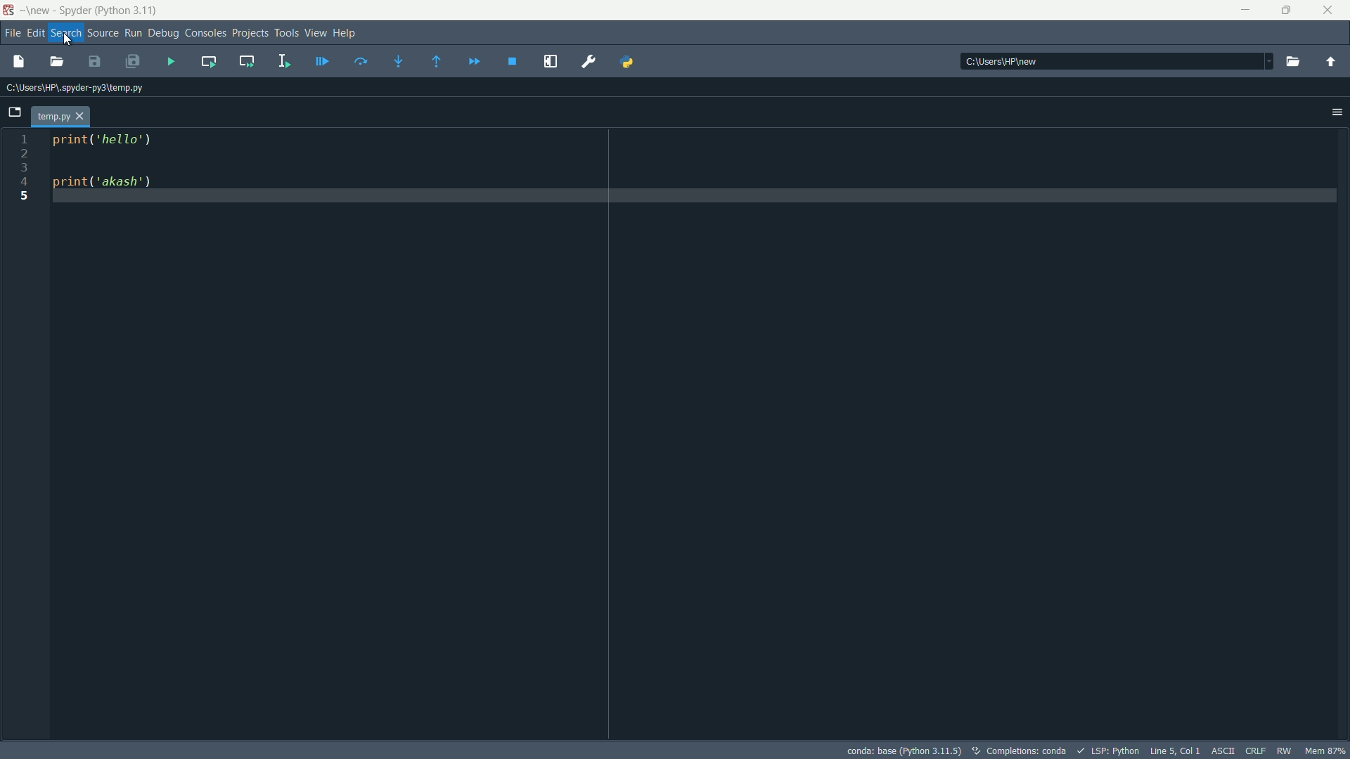  I want to click on options, so click(1337, 112).